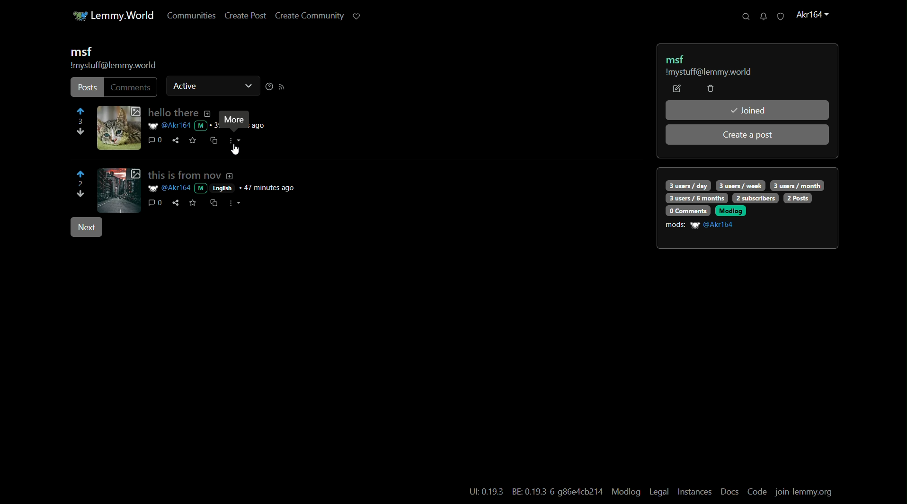 This screenshot has width=907, height=504. I want to click on community name, so click(678, 59).